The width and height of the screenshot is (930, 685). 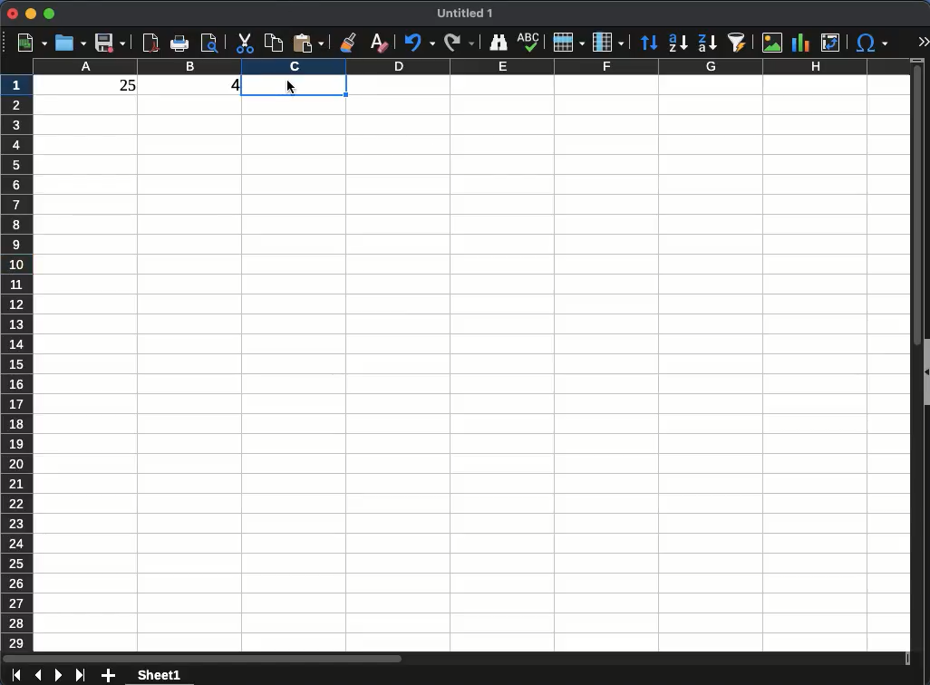 What do you see at coordinates (800, 43) in the screenshot?
I see `chart` at bounding box center [800, 43].